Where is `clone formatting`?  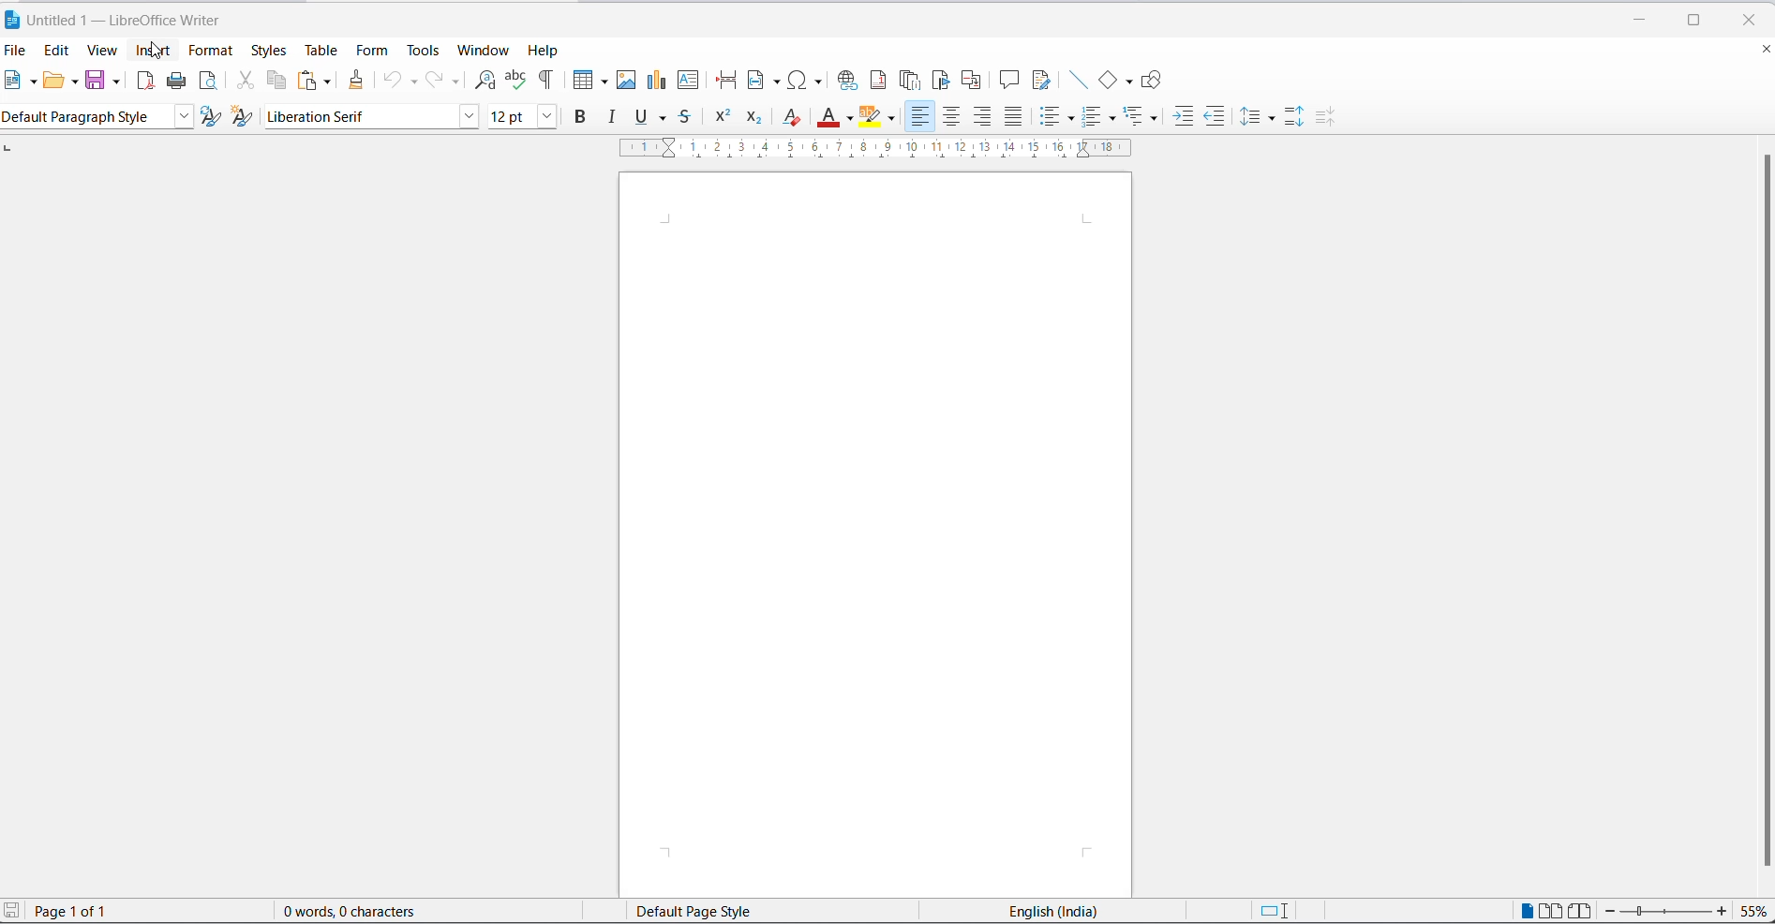
clone formatting is located at coordinates (355, 82).